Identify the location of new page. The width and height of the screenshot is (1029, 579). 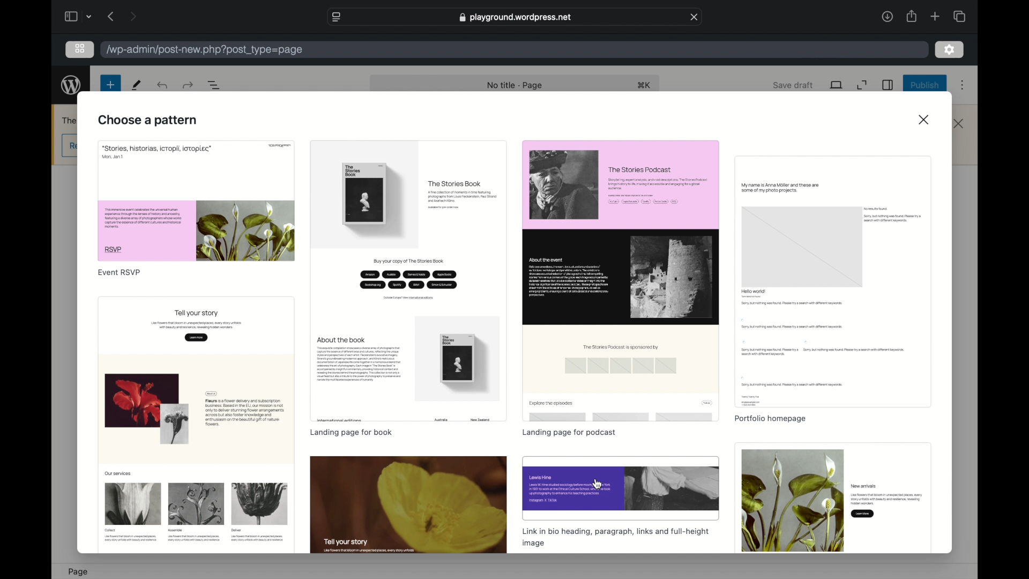
(110, 85).